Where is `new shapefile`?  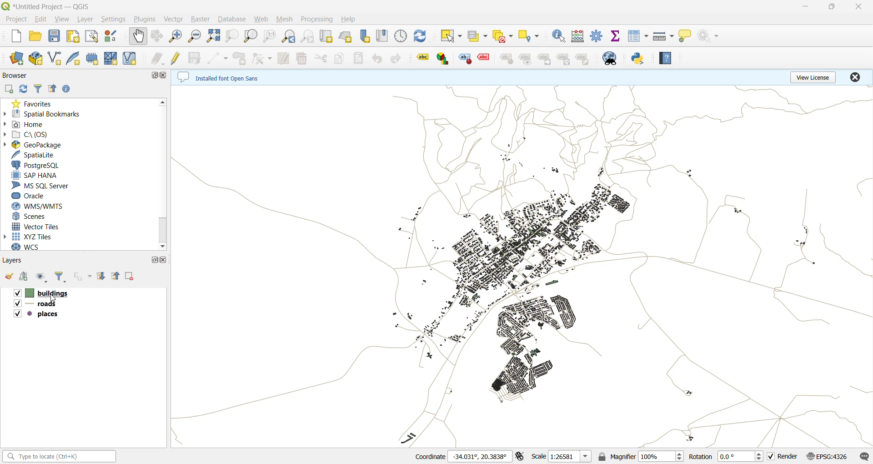
new shapefile is located at coordinates (55, 58).